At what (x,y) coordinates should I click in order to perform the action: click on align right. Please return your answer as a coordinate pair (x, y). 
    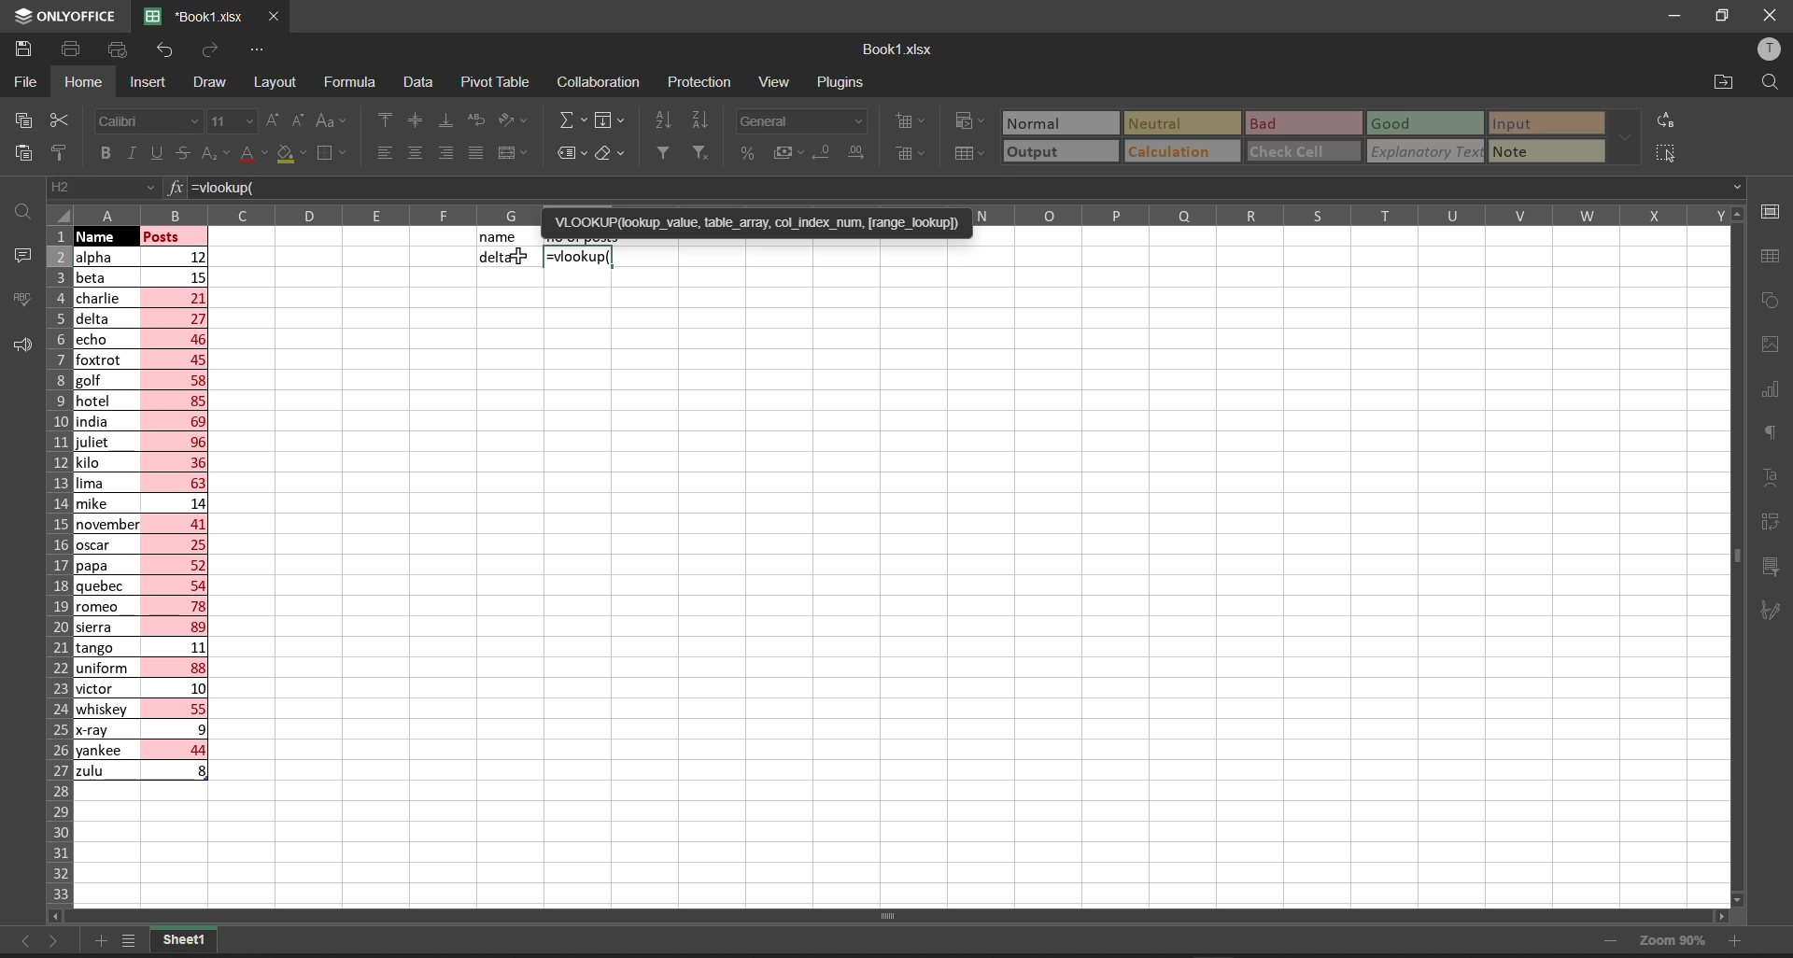
    Looking at the image, I should click on (442, 152).